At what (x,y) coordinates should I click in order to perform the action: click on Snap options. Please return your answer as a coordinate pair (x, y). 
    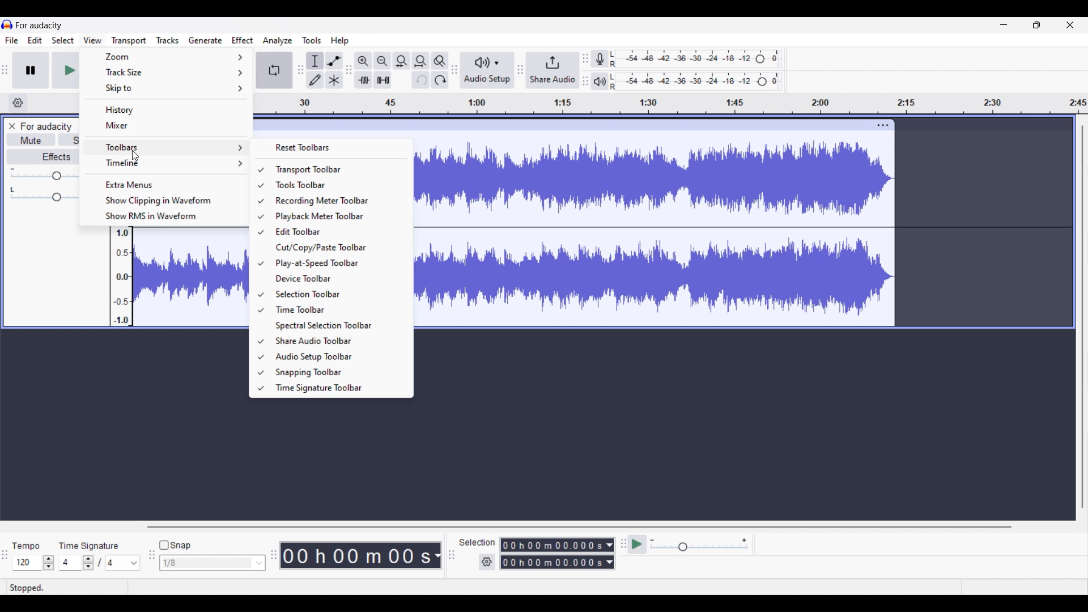
    Looking at the image, I should click on (213, 563).